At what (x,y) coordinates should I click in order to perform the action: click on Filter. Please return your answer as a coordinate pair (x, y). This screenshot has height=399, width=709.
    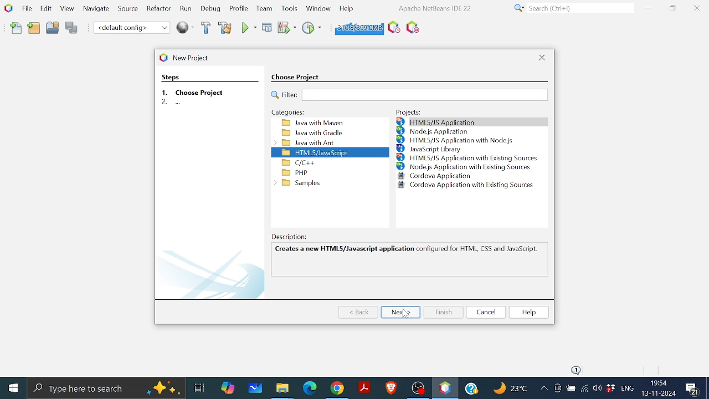
    Looking at the image, I should click on (408, 94).